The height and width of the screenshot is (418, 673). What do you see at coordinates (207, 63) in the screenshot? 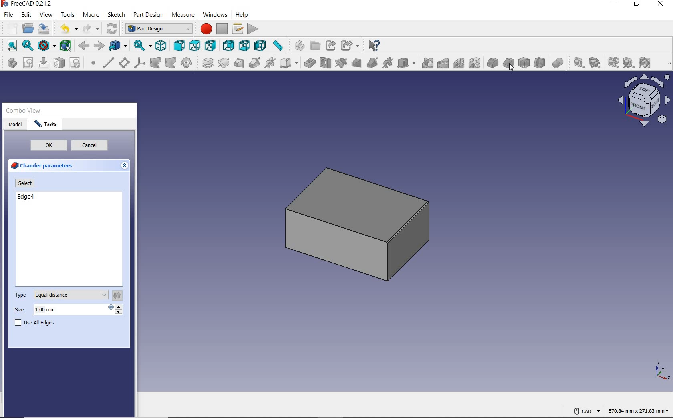
I see `pad` at bounding box center [207, 63].